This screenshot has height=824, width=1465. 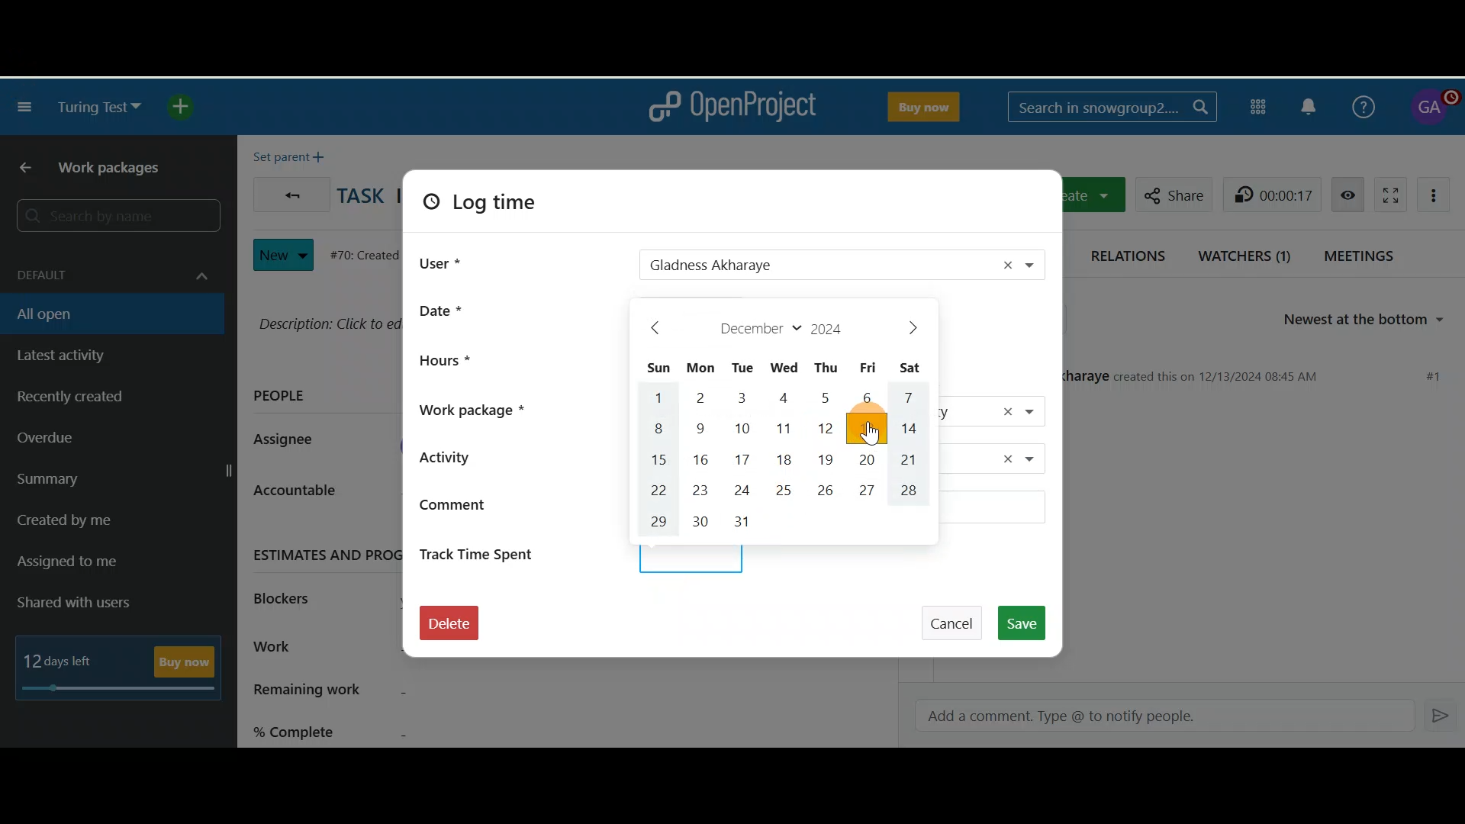 What do you see at coordinates (1039, 410) in the screenshot?
I see `Work package drop down` at bounding box center [1039, 410].